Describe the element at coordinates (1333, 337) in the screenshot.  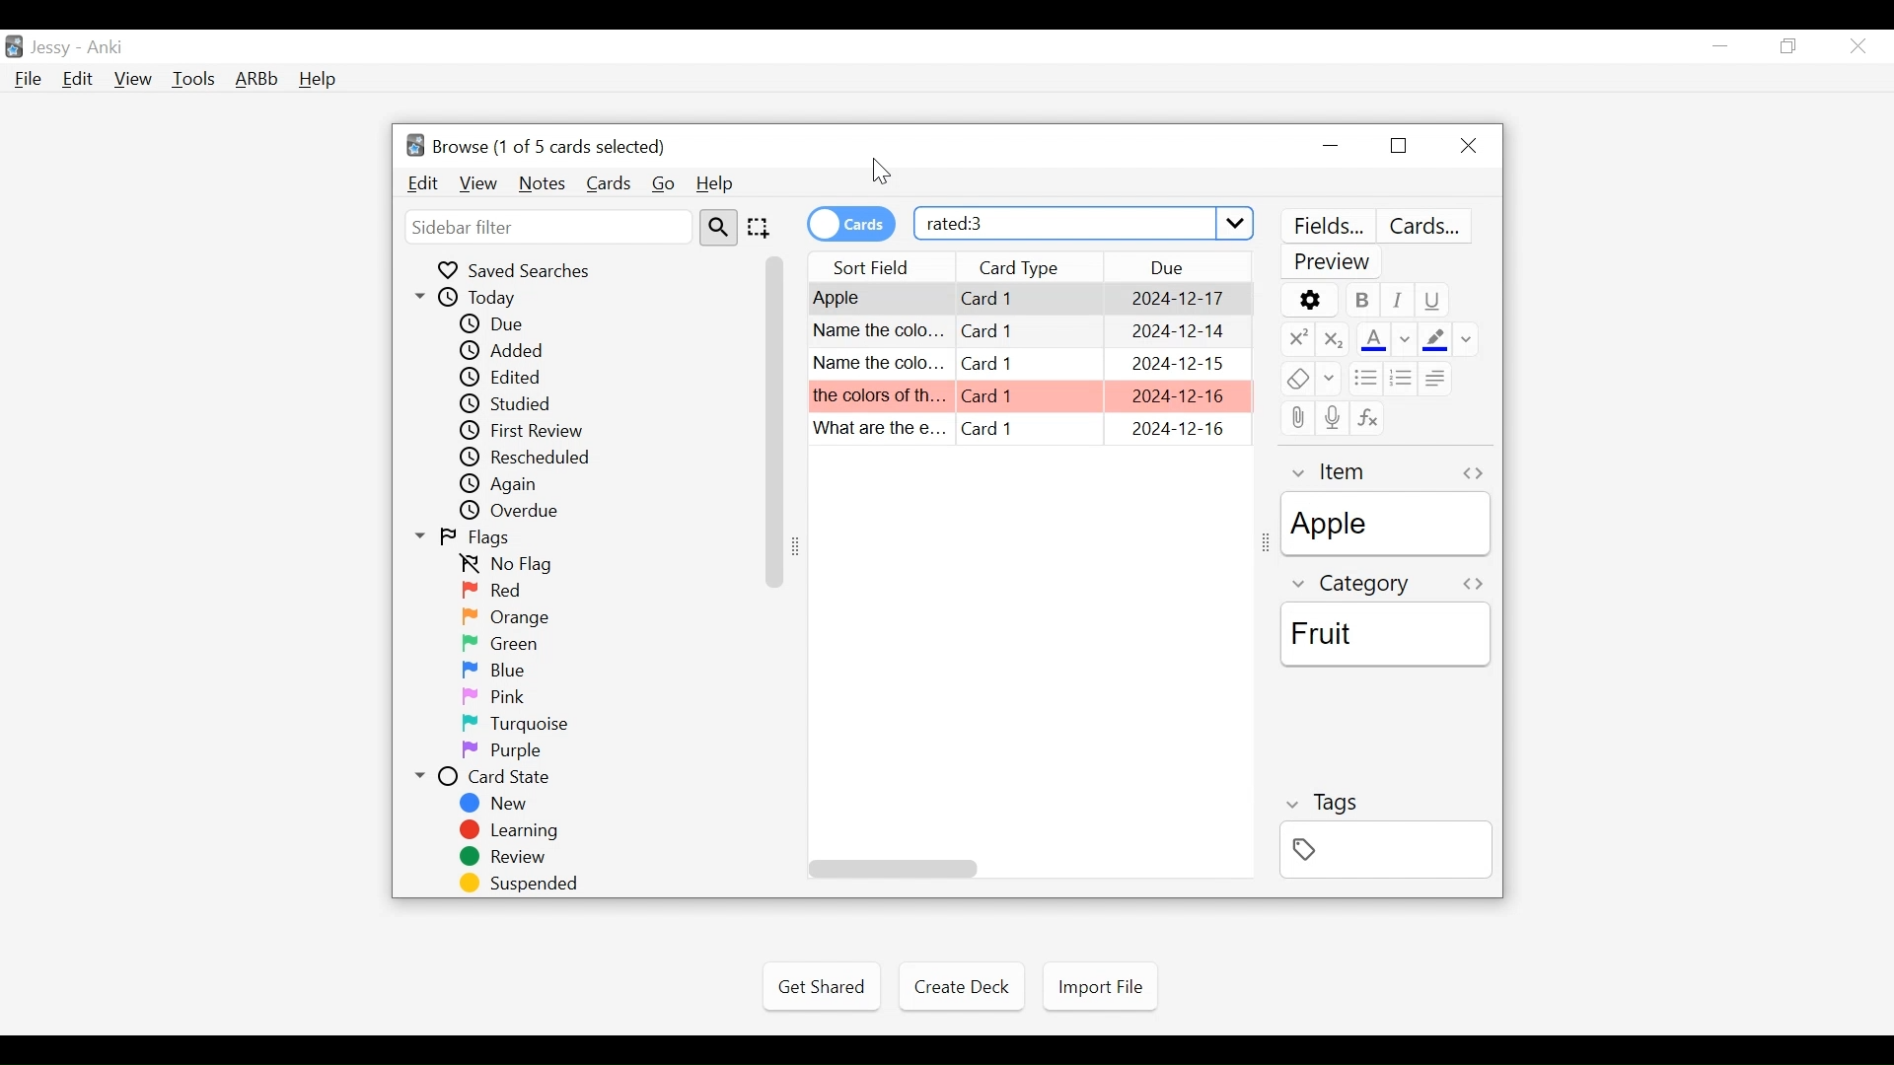
I see `Subscript` at that location.